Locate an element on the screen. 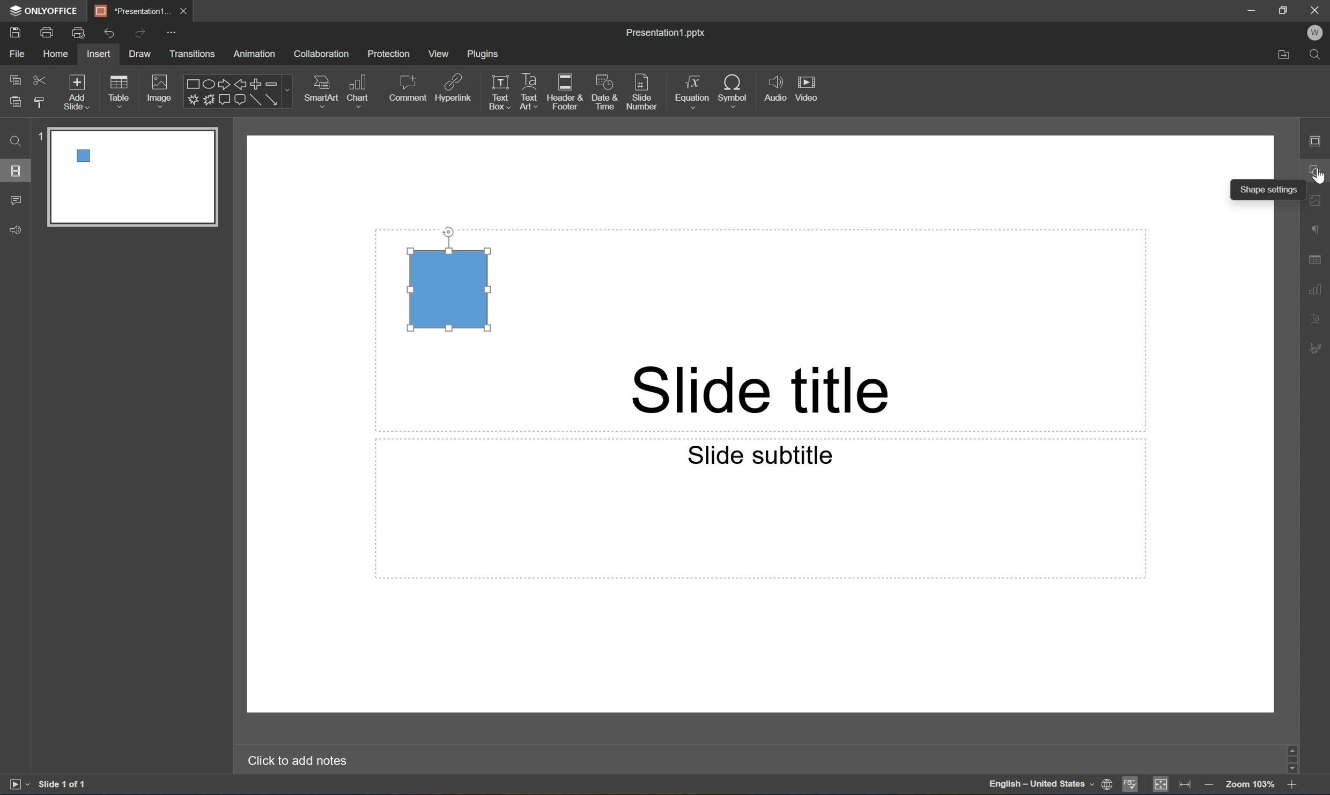 The height and width of the screenshot is (795, 1330). Chart is located at coordinates (357, 89).